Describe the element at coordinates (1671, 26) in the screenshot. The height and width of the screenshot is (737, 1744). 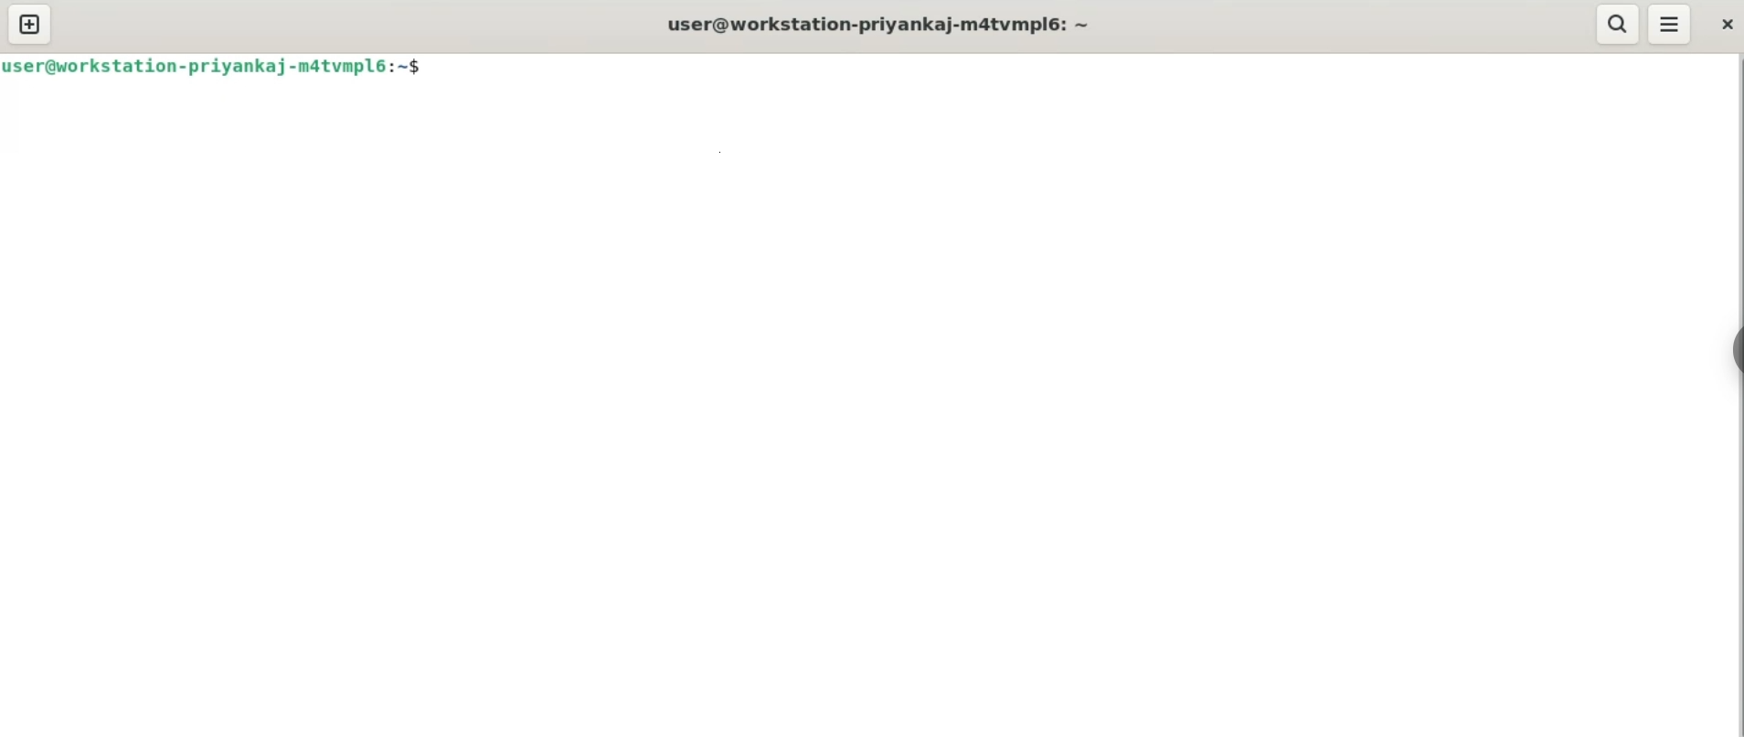
I see `menu` at that location.